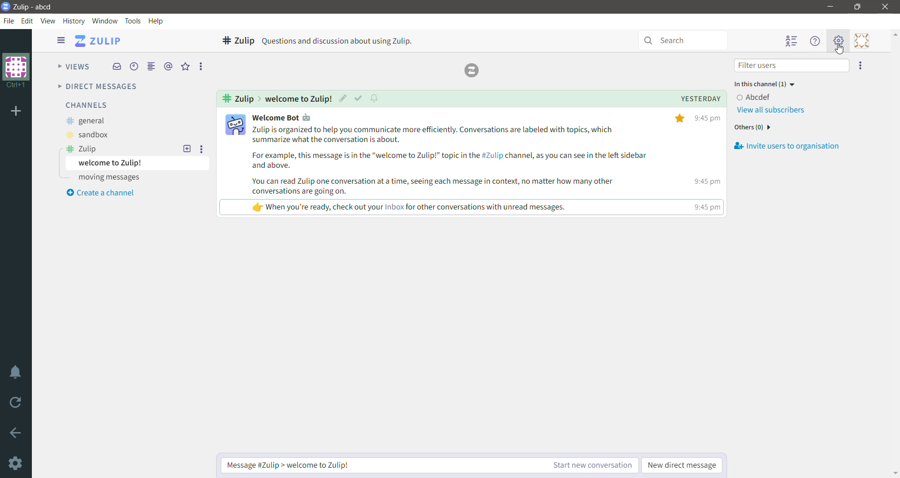  What do you see at coordinates (185, 66) in the screenshot?
I see `Starred messages` at bounding box center [185, 66].